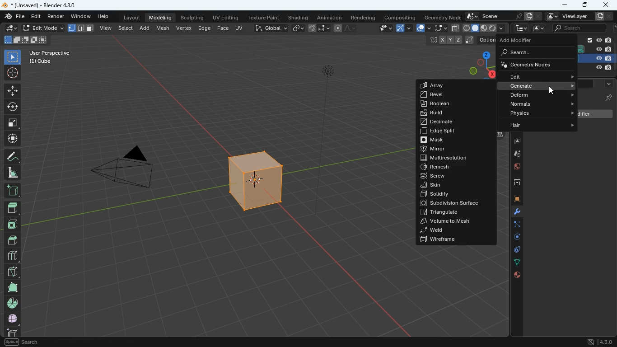  Describe the element at coordinates (56, 17) in the screenshot. I see `render` at that location.